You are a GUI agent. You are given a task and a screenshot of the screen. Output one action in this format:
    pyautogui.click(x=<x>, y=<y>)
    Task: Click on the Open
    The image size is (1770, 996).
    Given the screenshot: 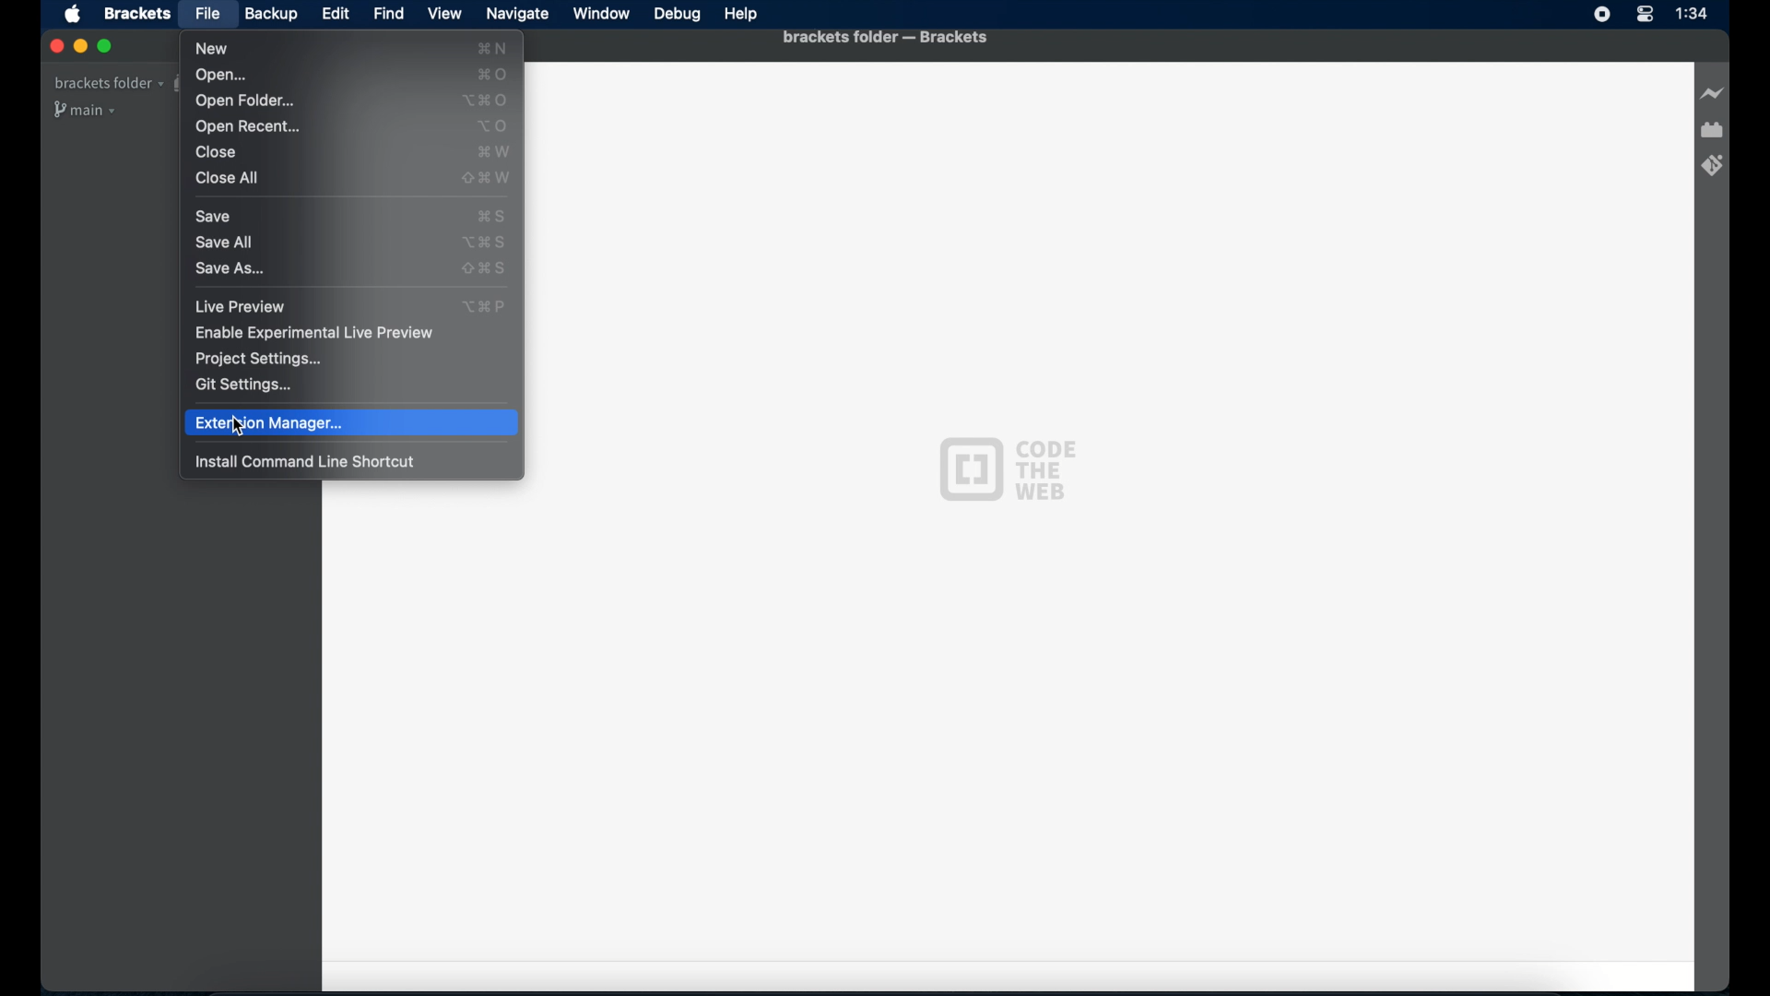 What is the action you would take?
    pyautogui.click(x=222, y=76)
    